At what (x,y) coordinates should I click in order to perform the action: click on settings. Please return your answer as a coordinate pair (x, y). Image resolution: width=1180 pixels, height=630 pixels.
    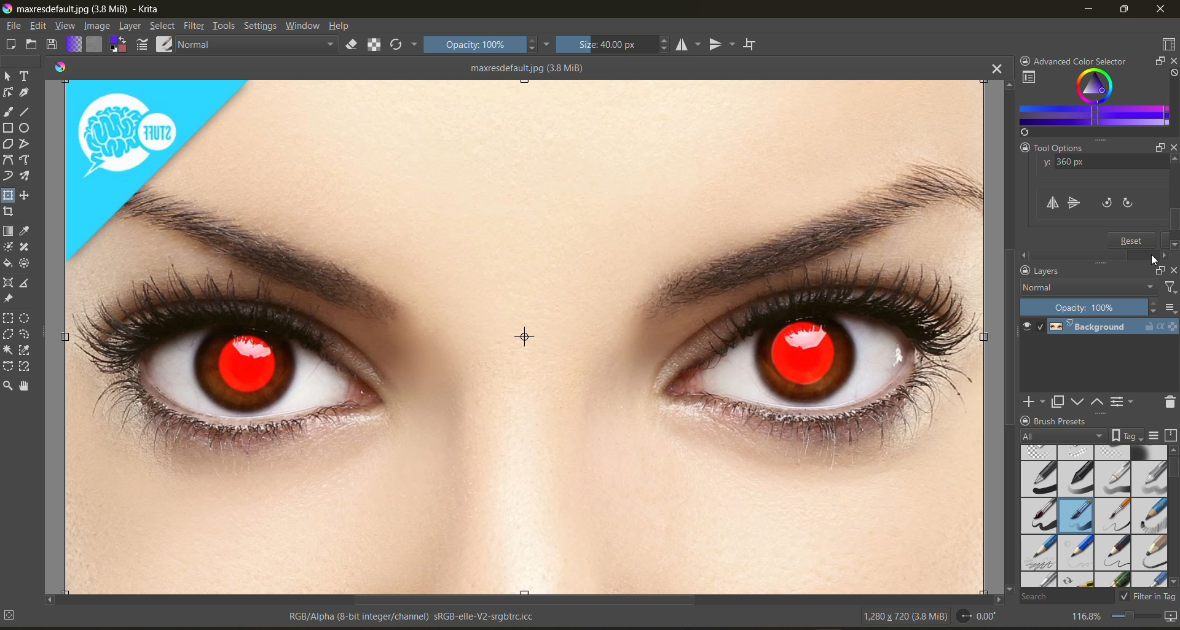
    Looking at the image, I should click on (262, 28).